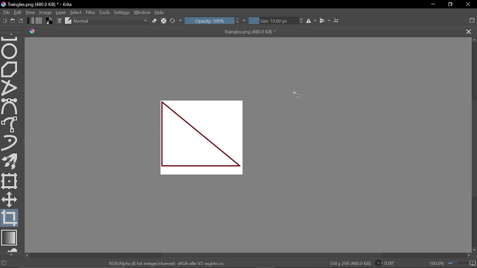 The height and width of the screenshot is (268, 477). I want to click on Help, so click(160, 13).